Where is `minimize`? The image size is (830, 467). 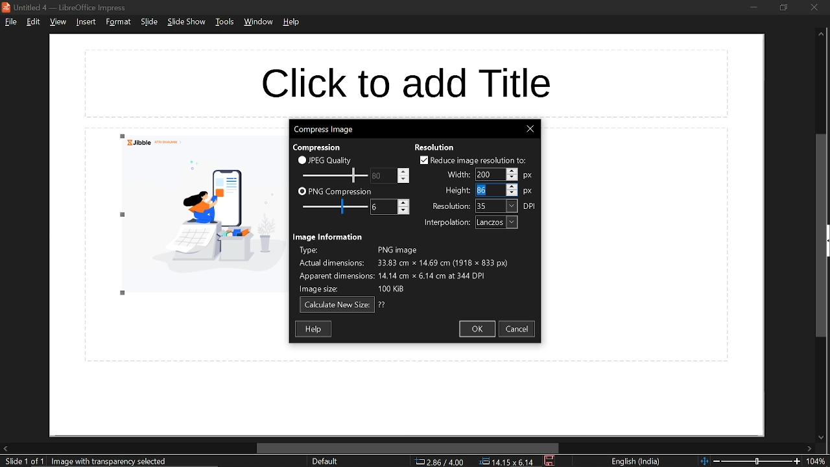 minimize is located at coordinates (753, 6).